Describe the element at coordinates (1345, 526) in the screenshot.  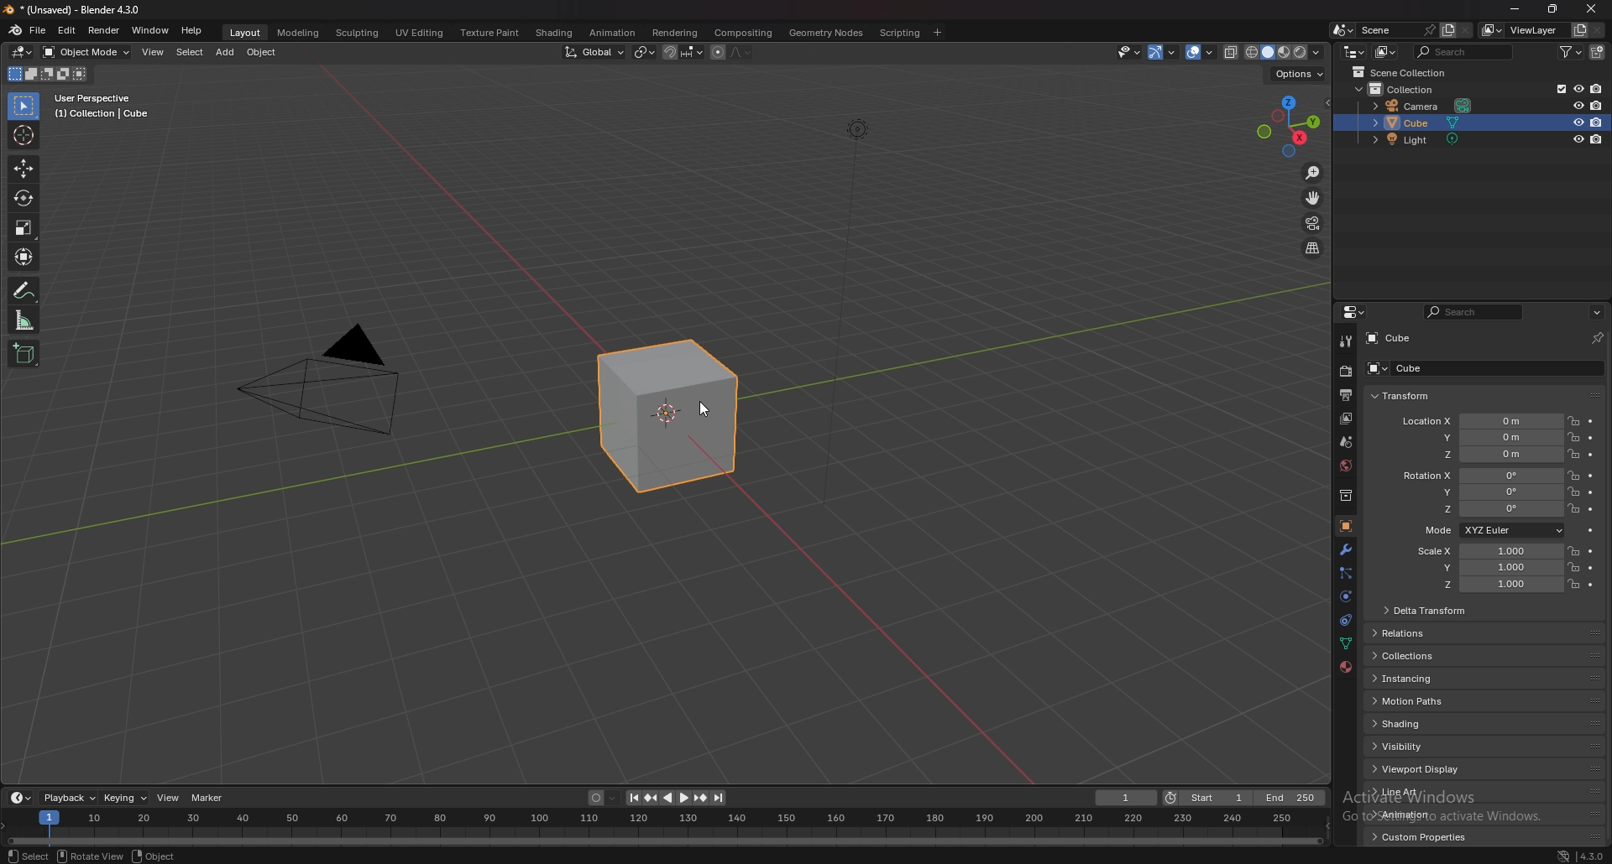
I see `object` at that location.